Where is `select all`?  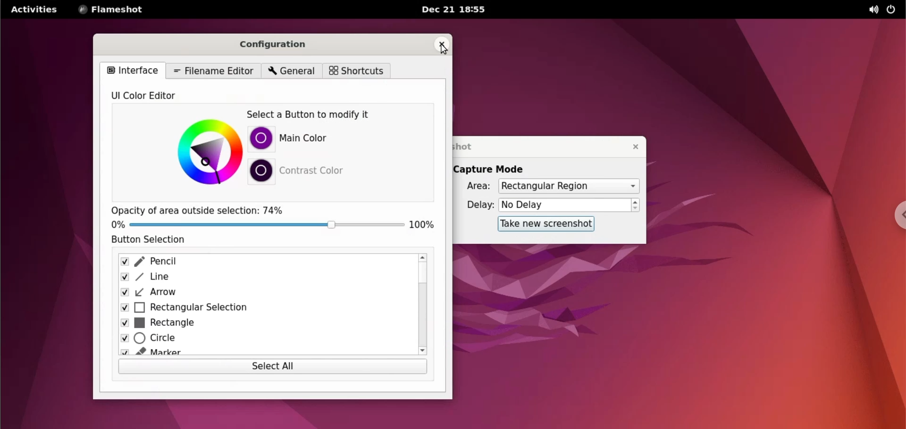
select all is located at coordinates (272, 367).